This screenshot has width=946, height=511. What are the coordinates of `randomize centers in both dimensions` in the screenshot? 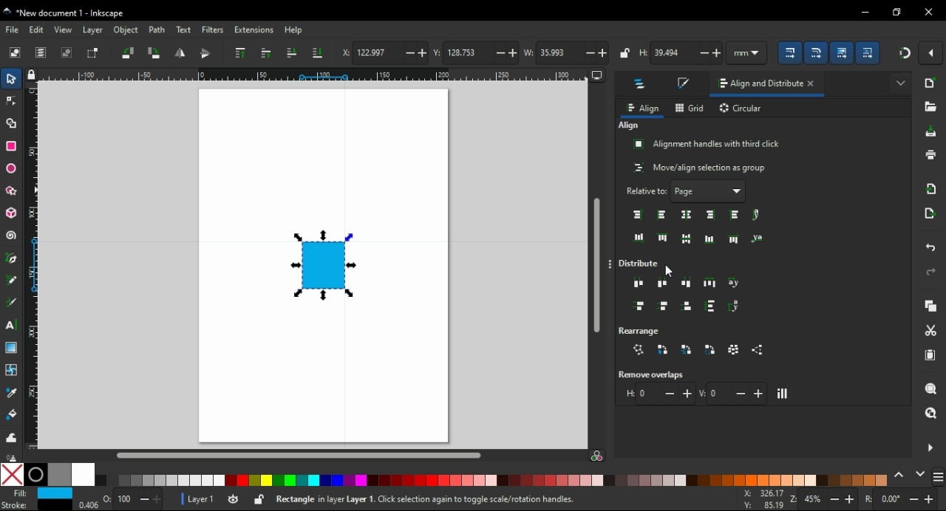 It's located at (735, 349).